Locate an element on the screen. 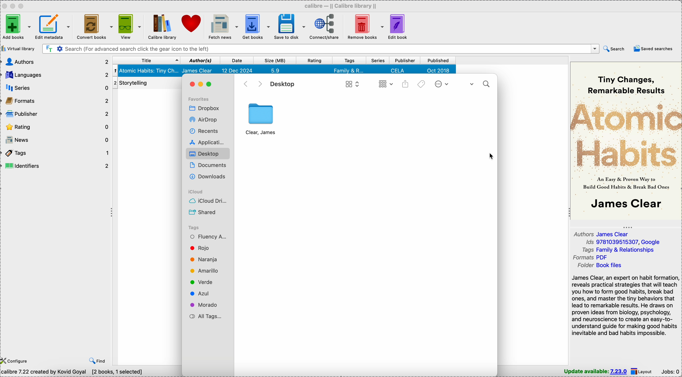 This screenshot has width=682, height=377. size is located at coordinates (273, 60).